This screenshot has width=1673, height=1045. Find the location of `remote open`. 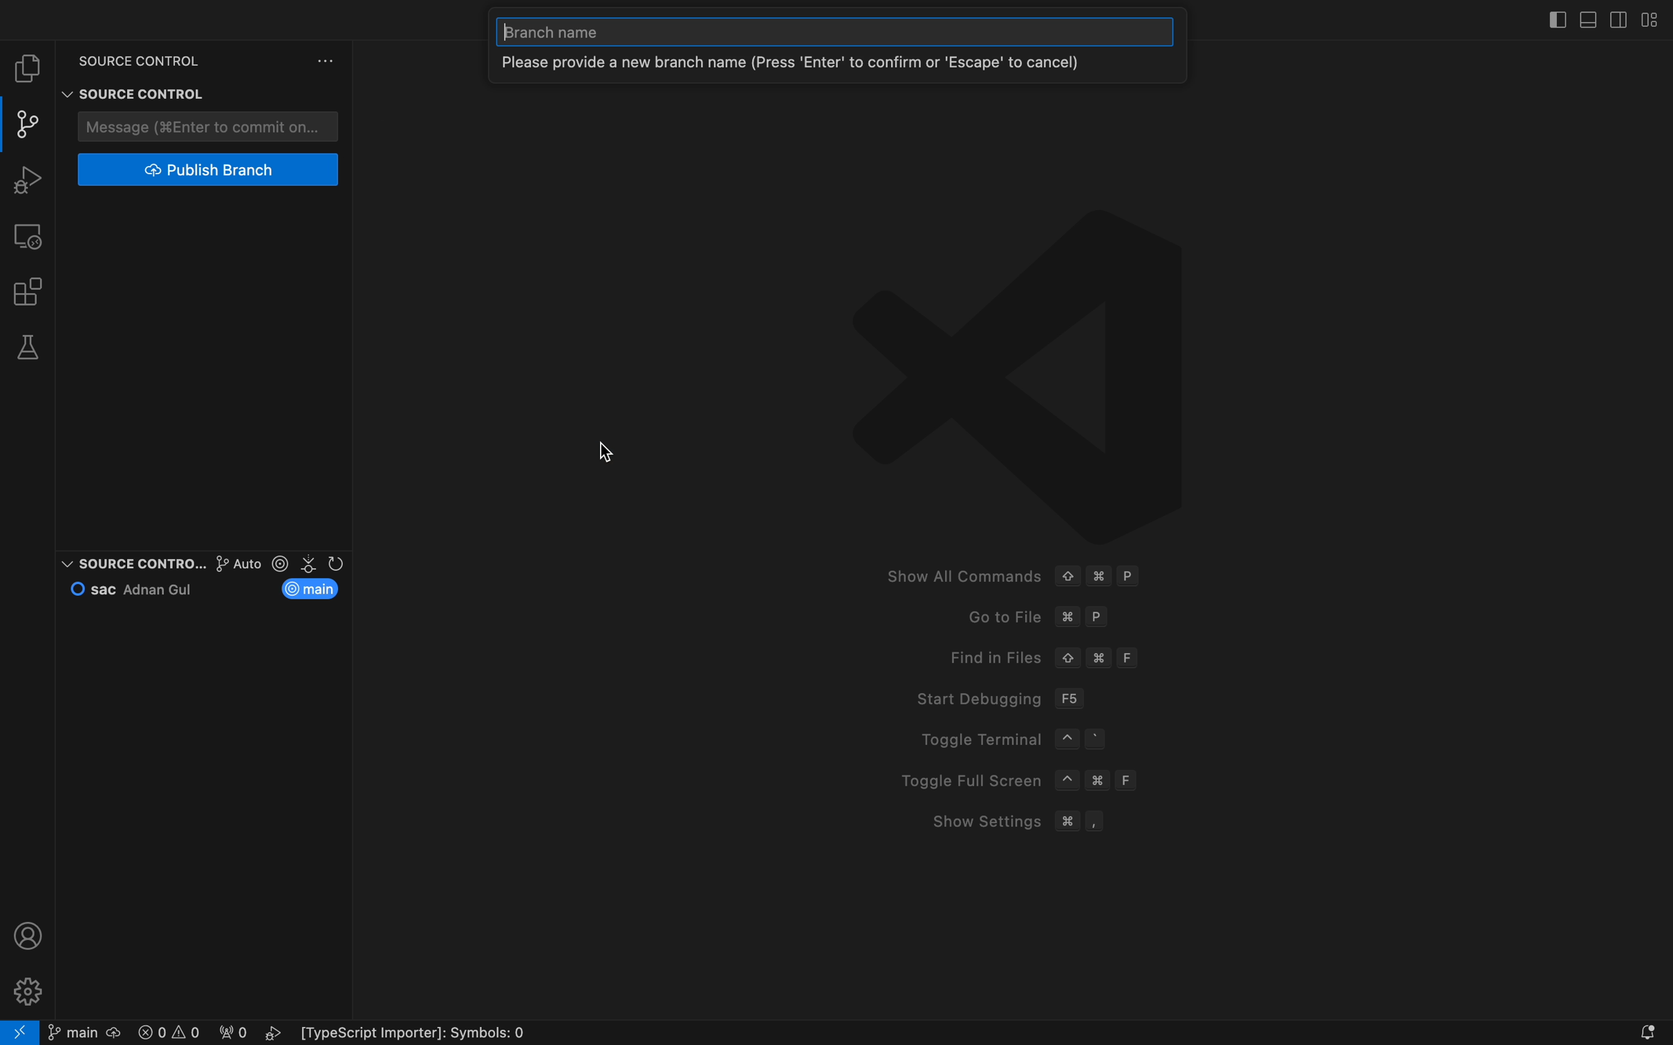

remote open is located at coordinates (20, 1032).